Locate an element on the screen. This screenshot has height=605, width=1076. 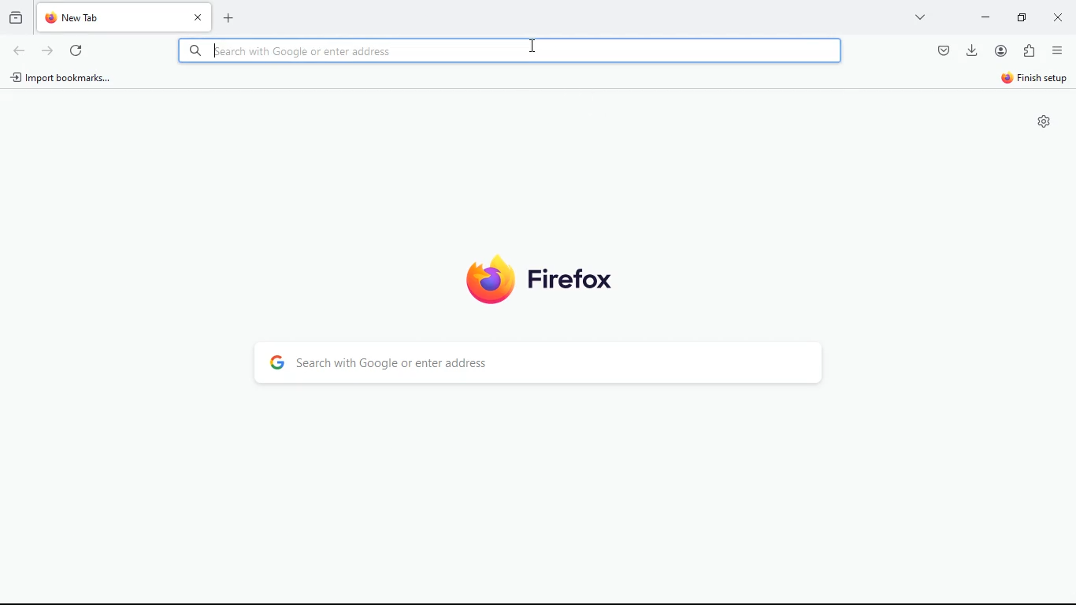
tab is located at coordinates (124, 17).